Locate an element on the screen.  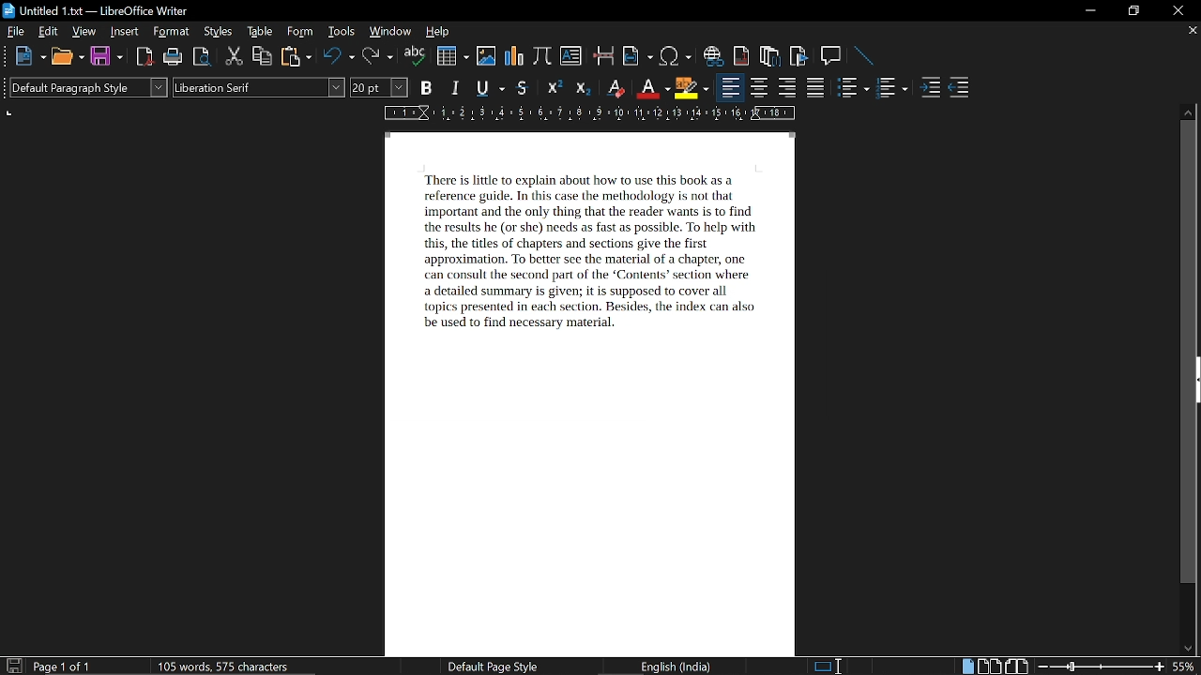
close is located at coordinates (1179, 10).